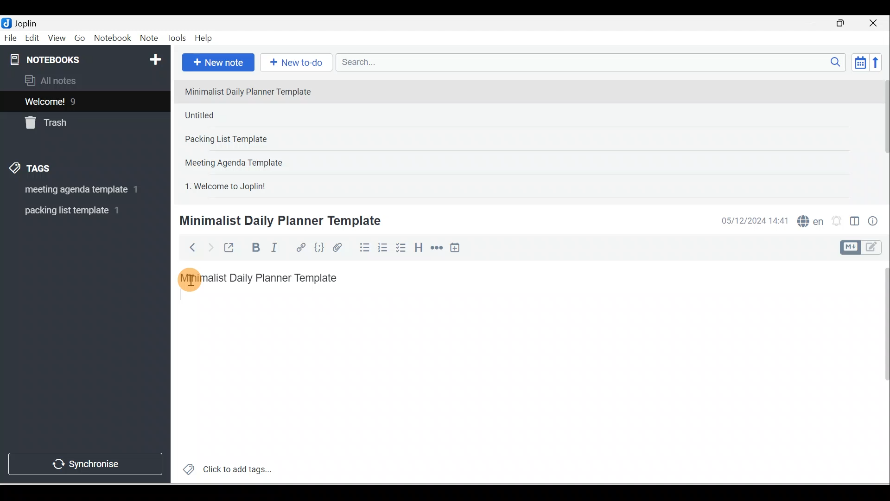  Describe the element at coordinates (254, 91) in the screenshot. I see `Note 1` at that location.